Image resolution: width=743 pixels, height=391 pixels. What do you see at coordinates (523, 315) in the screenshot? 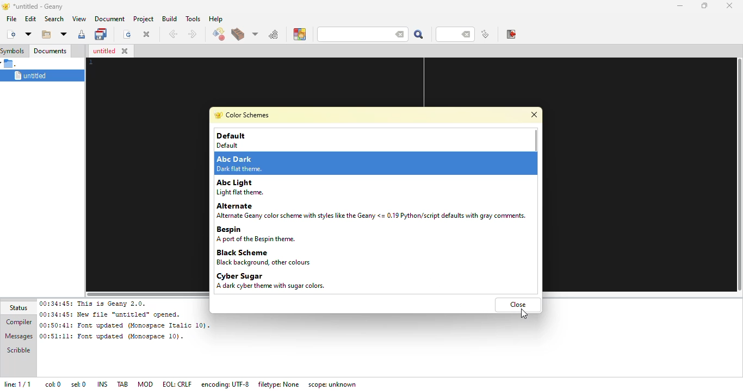
I see `cursor` at bounding box center [523, 315].